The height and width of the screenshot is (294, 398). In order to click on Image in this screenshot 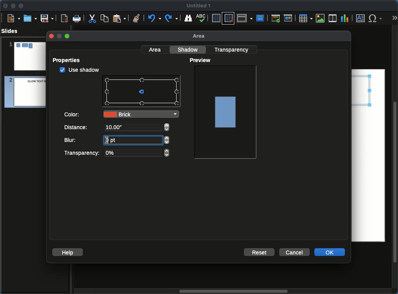, I will do `click(321, 18)`.